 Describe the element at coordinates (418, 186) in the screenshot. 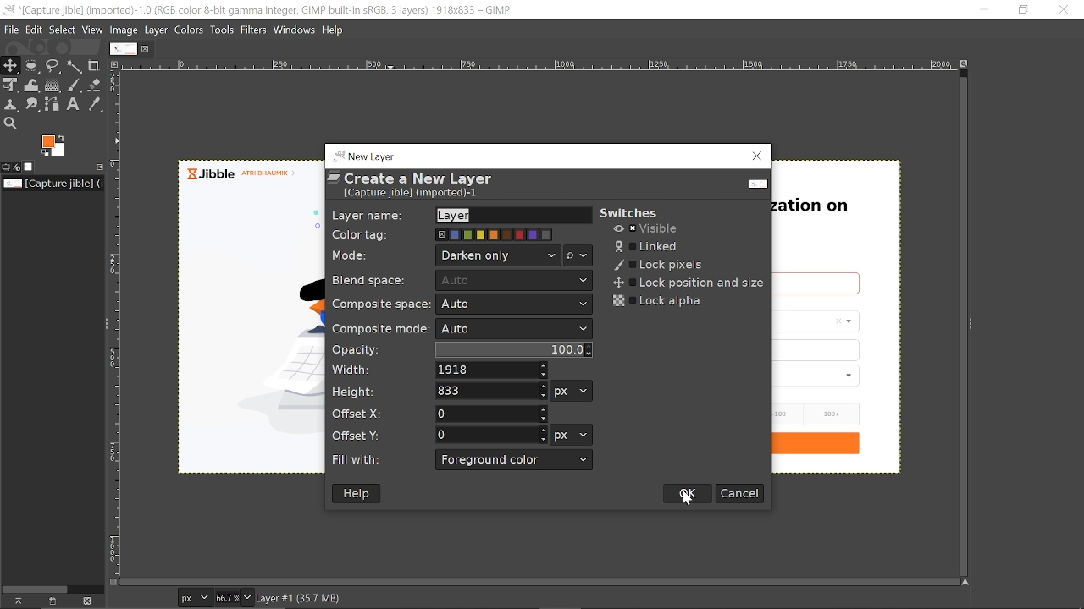

I see `create a New LayerCapture jible] (imported)-1` at that location.